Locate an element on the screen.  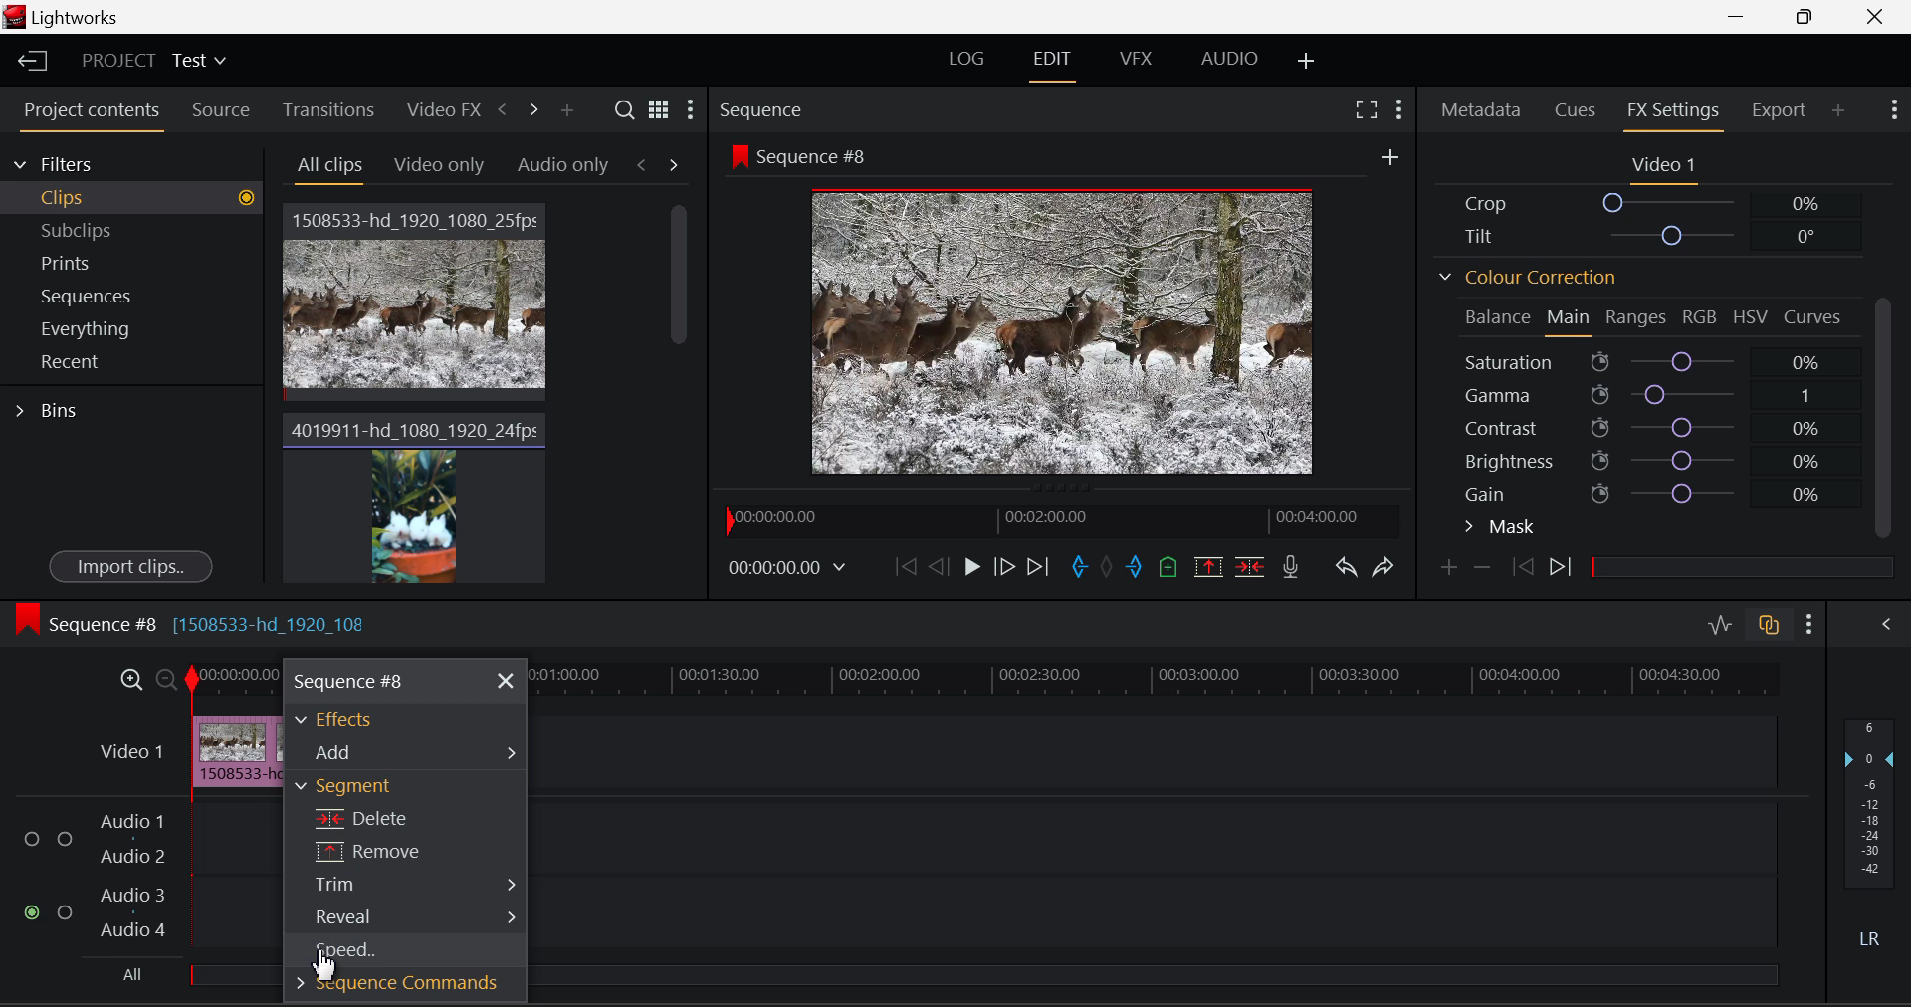
Minimize Timeline is located at coordinates (165, 679).